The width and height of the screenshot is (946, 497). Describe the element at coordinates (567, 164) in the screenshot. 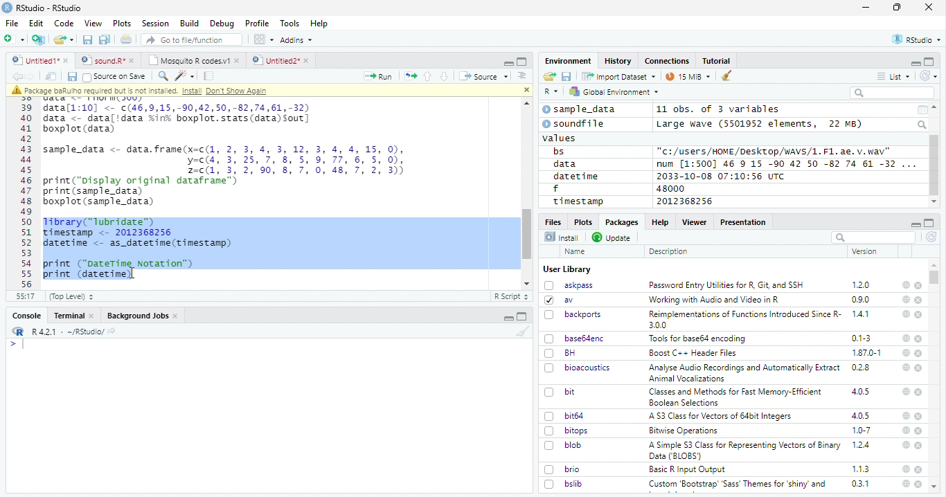

I see `data` at that location.